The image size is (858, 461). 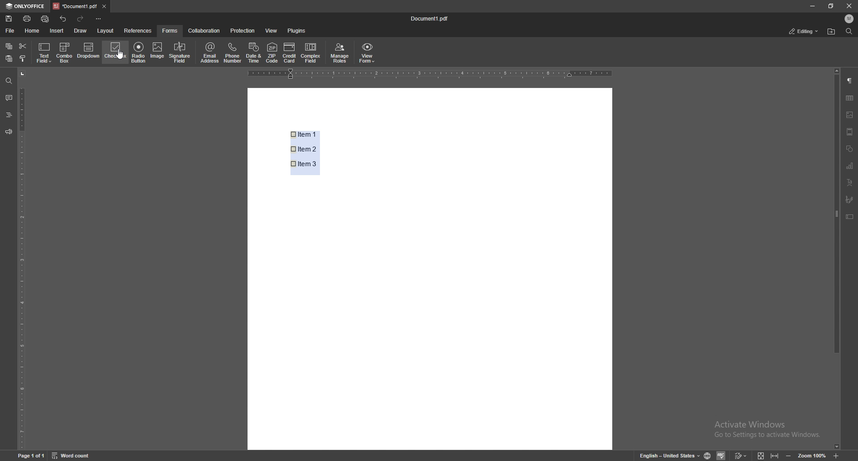 What do you see at coordinates (9, 19) in the screenshot?
I see `save` at bounding box center [9, 19].